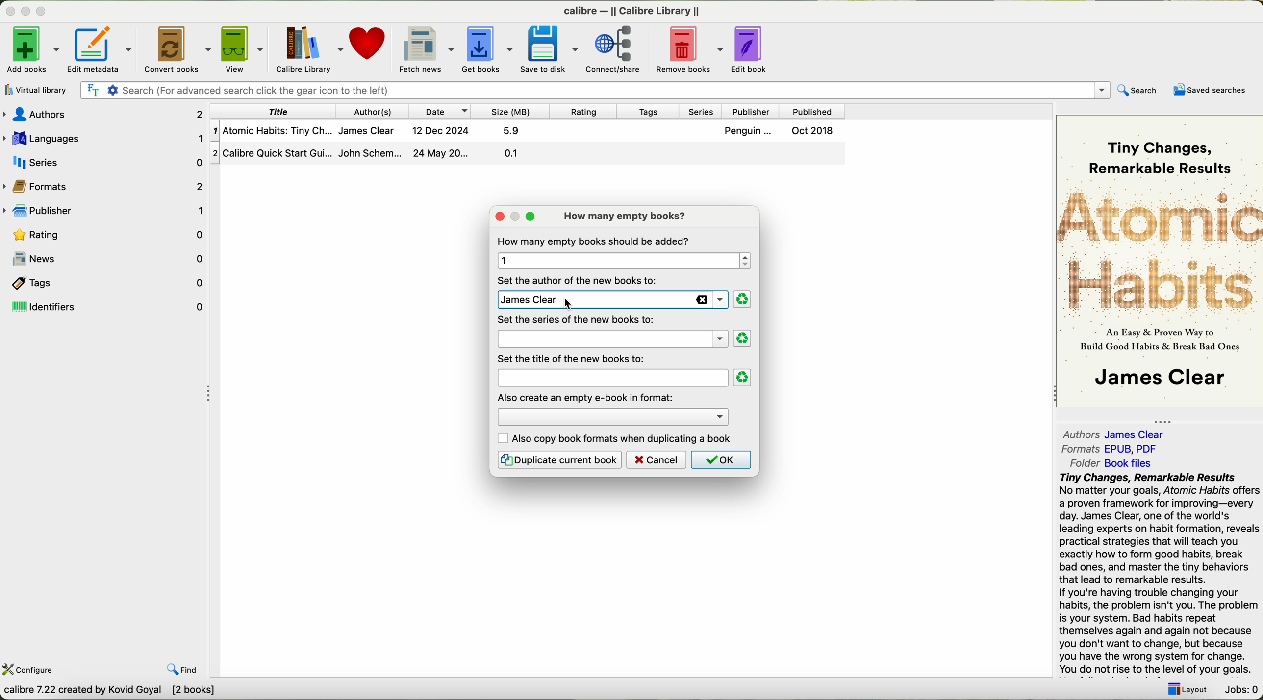 The height and width of the screenshot is (700, 1263). I want to click on configure, so click(30, 670).